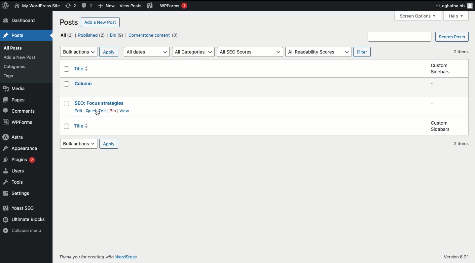  Describe the element at coordinates (13, 48) in the screenshot. I see `Posts` at that location.